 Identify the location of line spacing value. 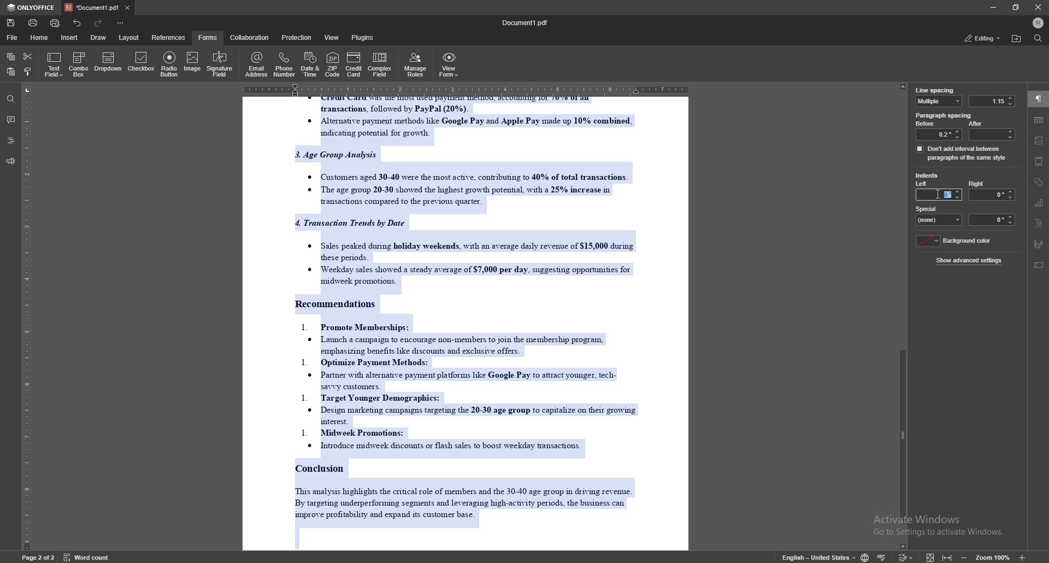
(991, 101).